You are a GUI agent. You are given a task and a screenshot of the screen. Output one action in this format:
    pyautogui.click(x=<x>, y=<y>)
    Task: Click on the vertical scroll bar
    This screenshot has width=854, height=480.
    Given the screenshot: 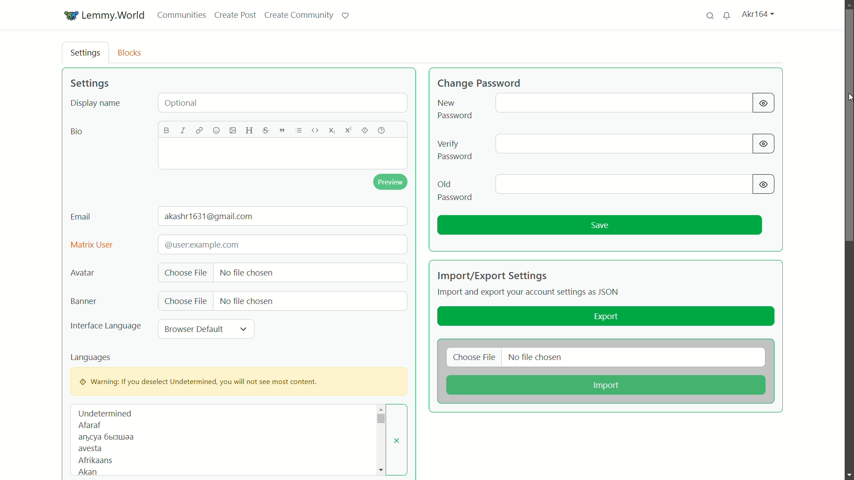 What is the action you would take?
    pyautogui.click(x=846, y=73)
    